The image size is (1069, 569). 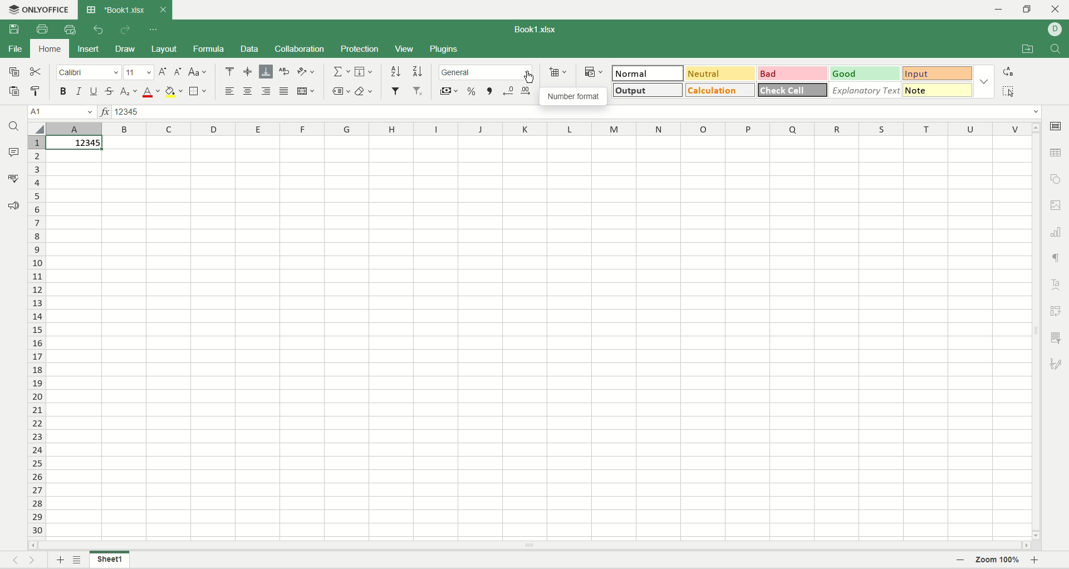 I want to click on currency style, so click(x=450, y=93).